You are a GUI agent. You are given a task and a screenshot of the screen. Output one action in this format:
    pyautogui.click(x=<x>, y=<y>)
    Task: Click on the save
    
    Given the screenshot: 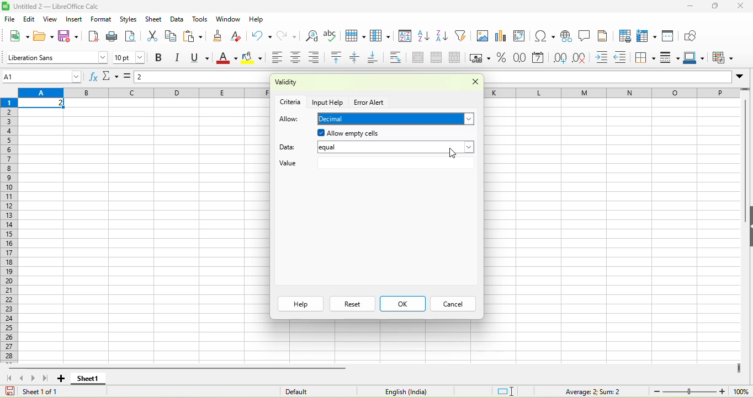 What is the action you would take?
    pyautogui.click(x=70, y=36)
    